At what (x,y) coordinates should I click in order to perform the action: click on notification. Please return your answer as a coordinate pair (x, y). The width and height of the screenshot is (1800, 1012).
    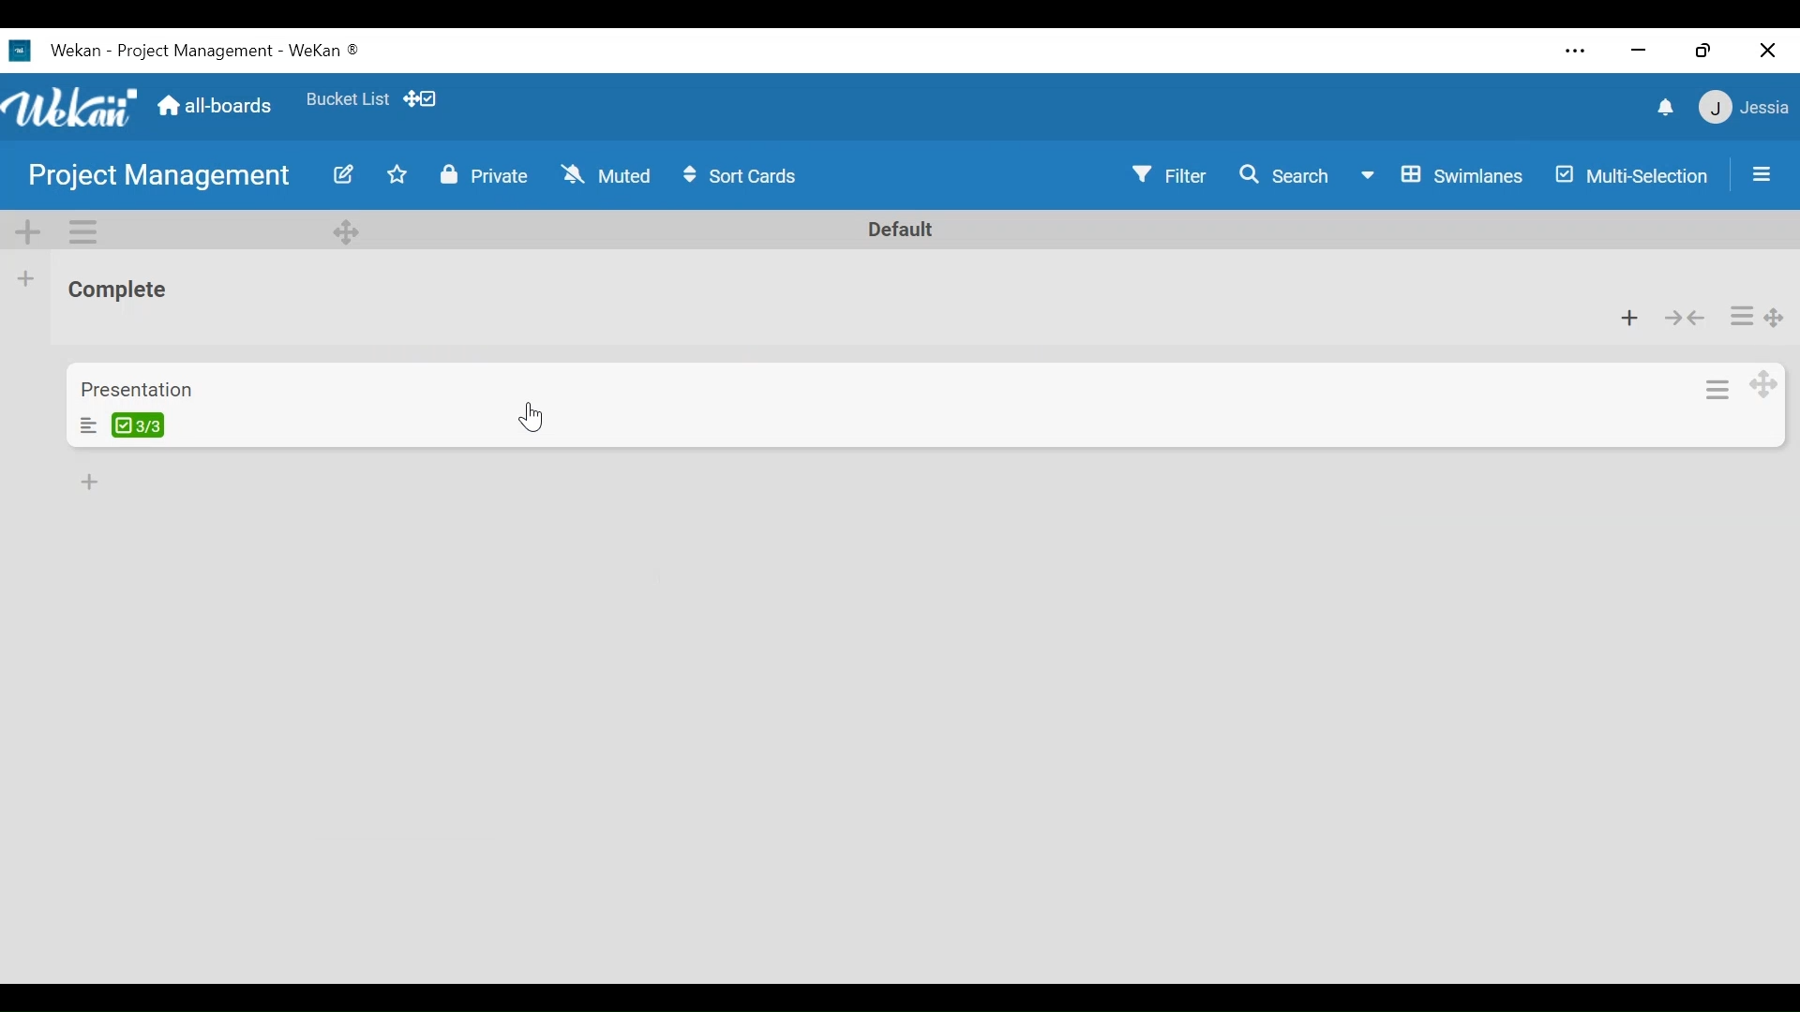
    Looking at the image, I should click on (1668, 109).